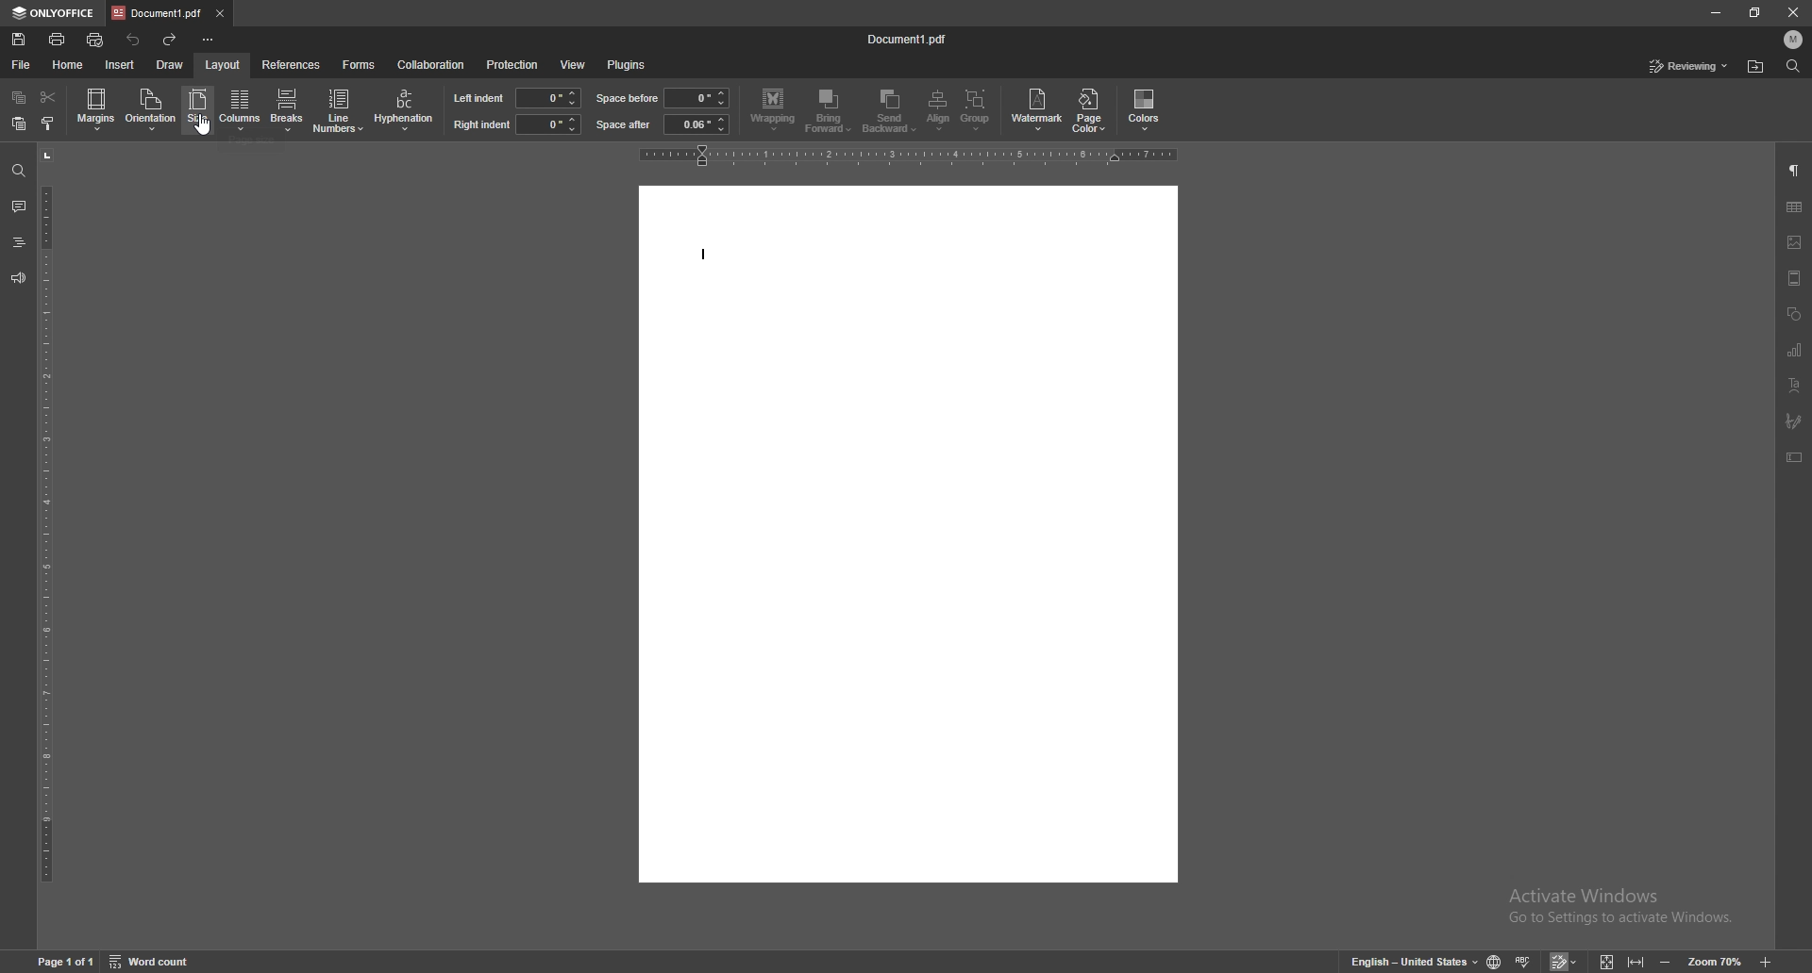  What do you see at coordinates (360, 65) in the screenshot?
I see `forms` at bounding box center [360, 65].